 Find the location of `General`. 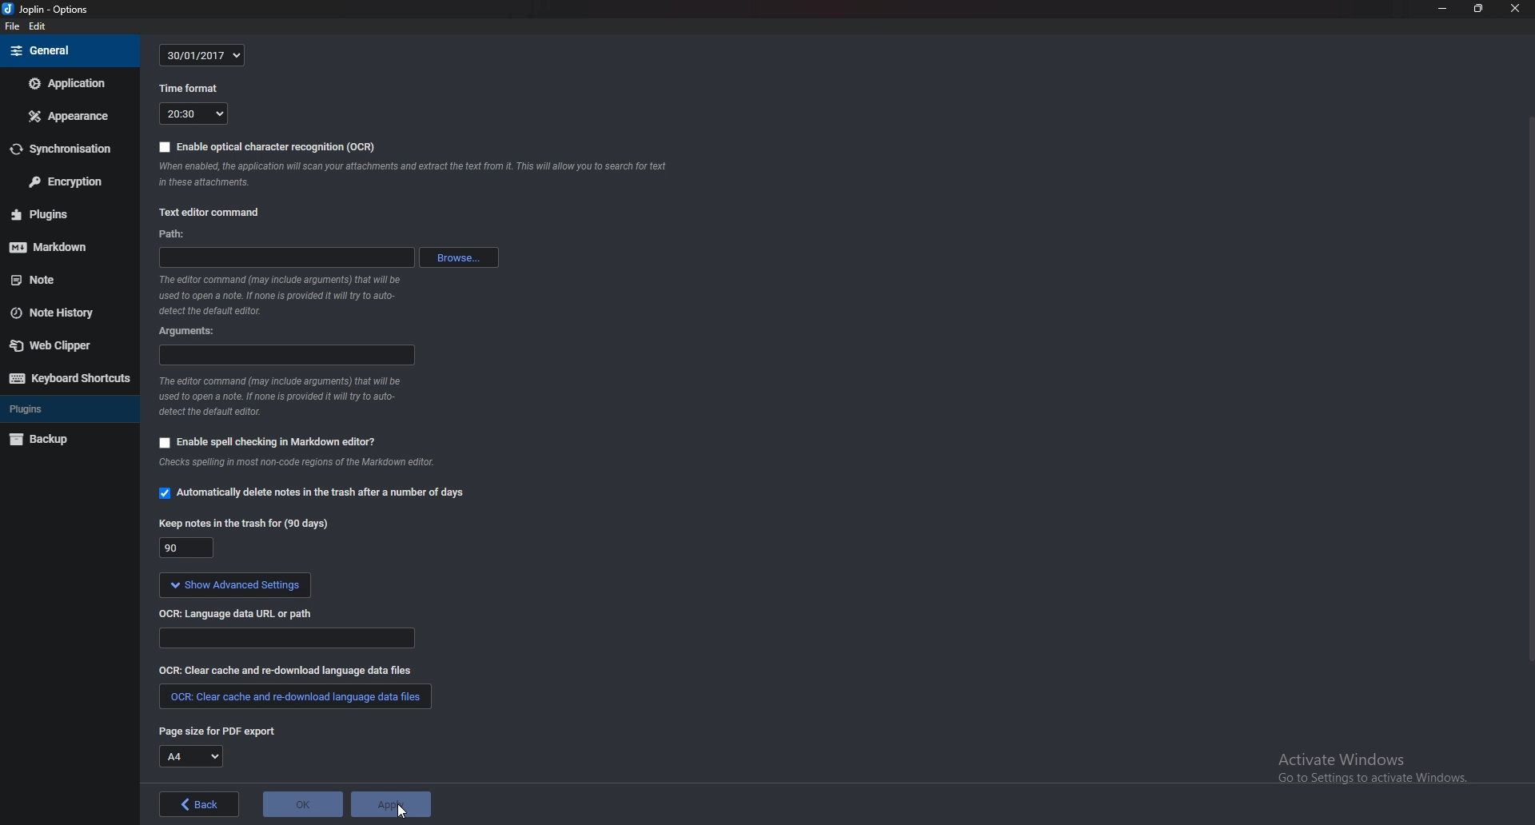

General is located at coordinates (67, 52).